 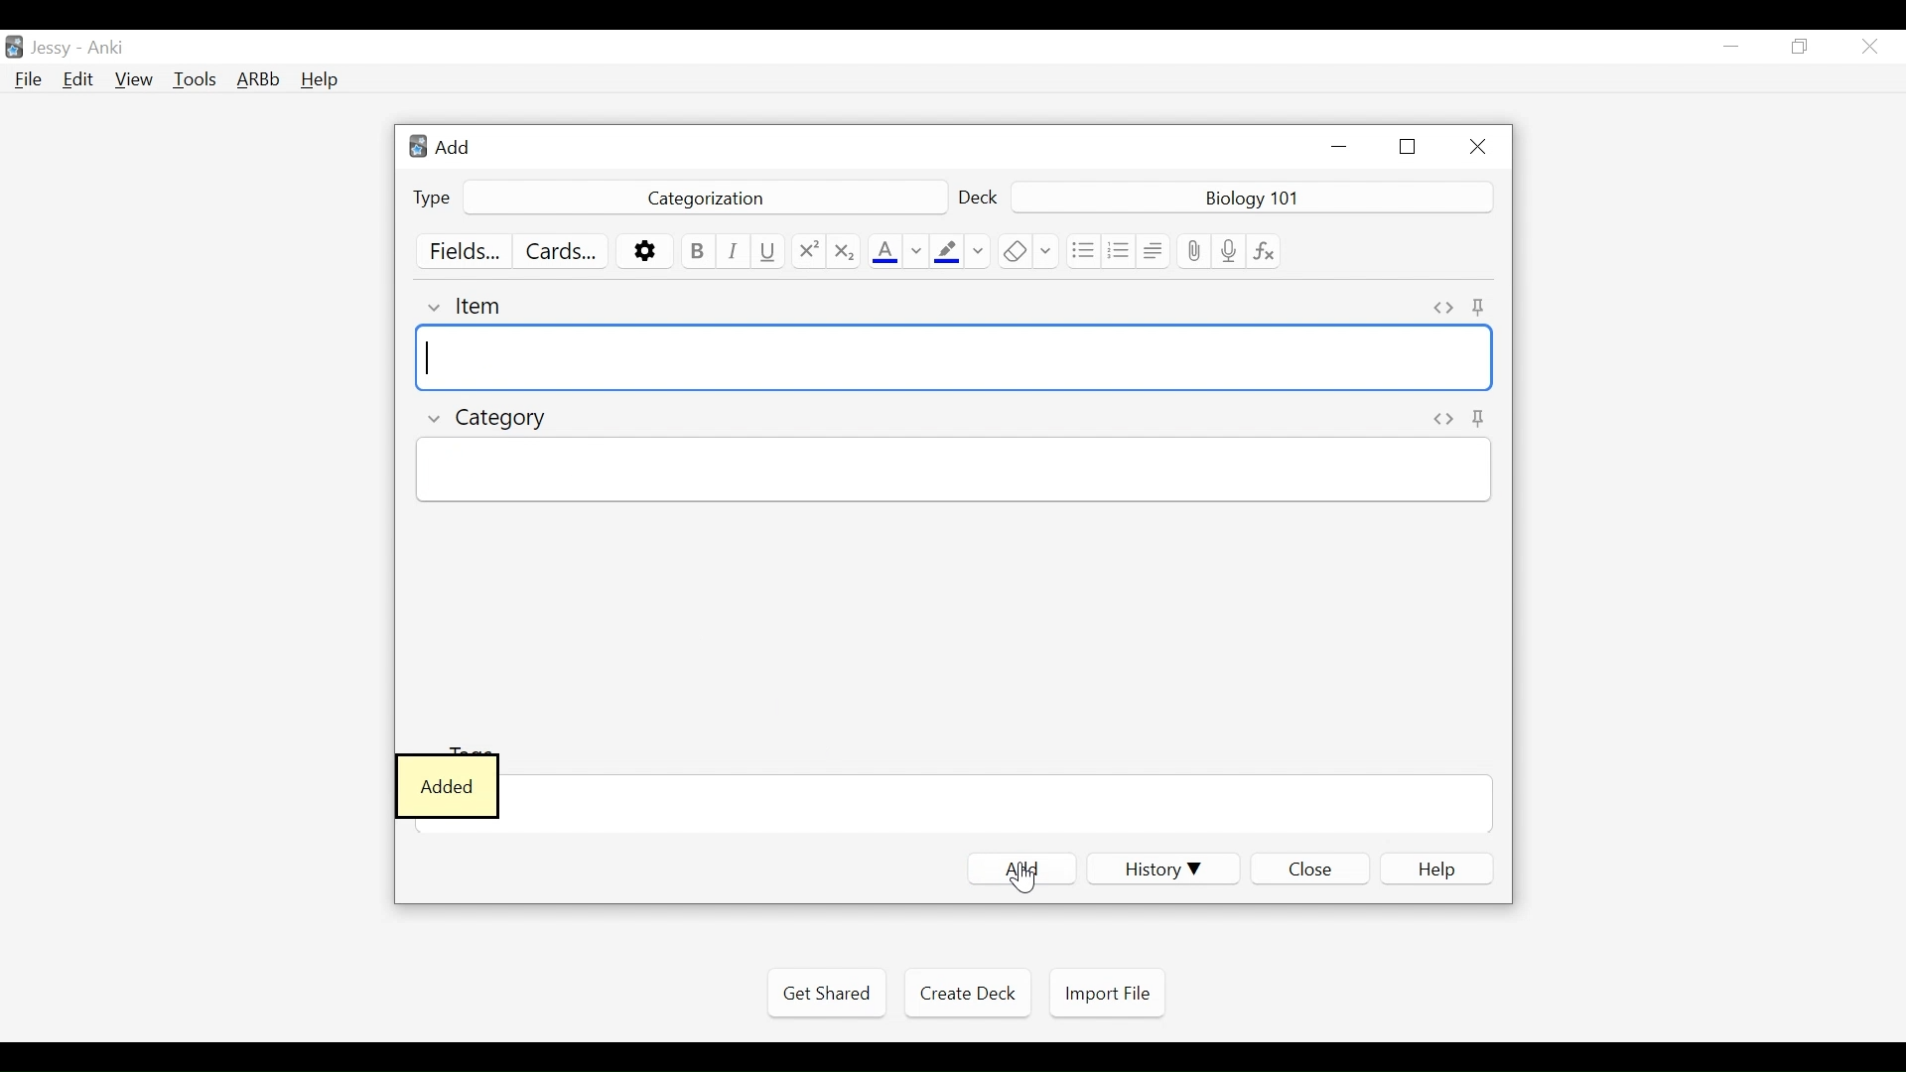 I want to click on Toggle HTML Editor, so click(x=1443, y=421).